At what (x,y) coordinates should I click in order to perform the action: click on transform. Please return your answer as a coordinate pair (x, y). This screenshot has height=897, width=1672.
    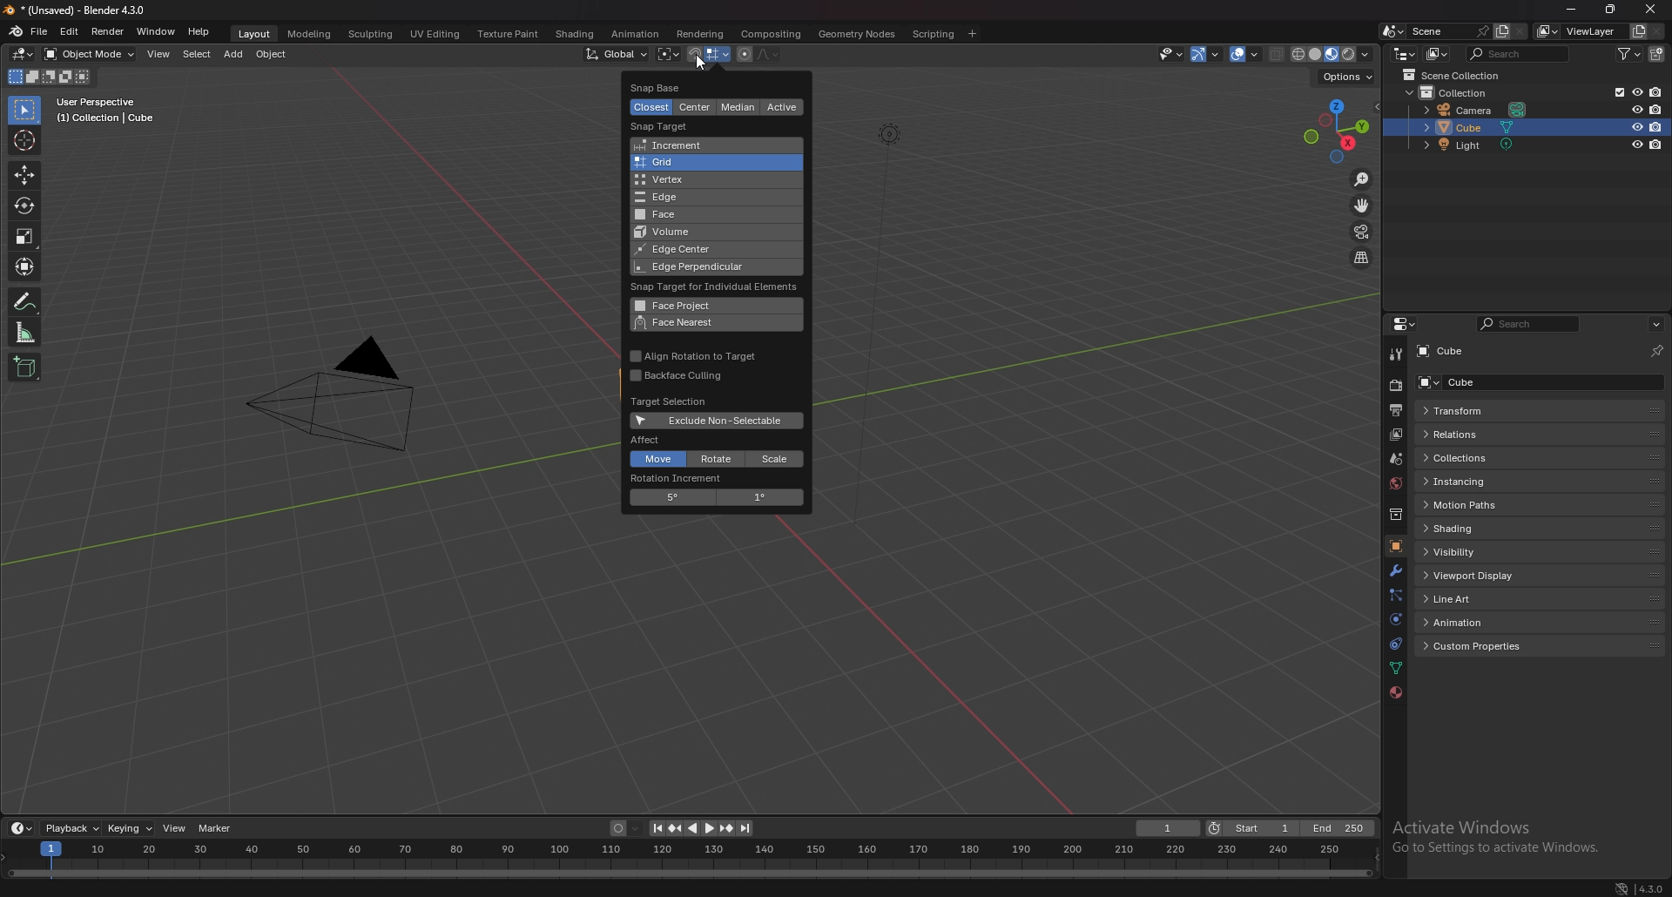
    Looking at the image, I should click on (1475, 411).